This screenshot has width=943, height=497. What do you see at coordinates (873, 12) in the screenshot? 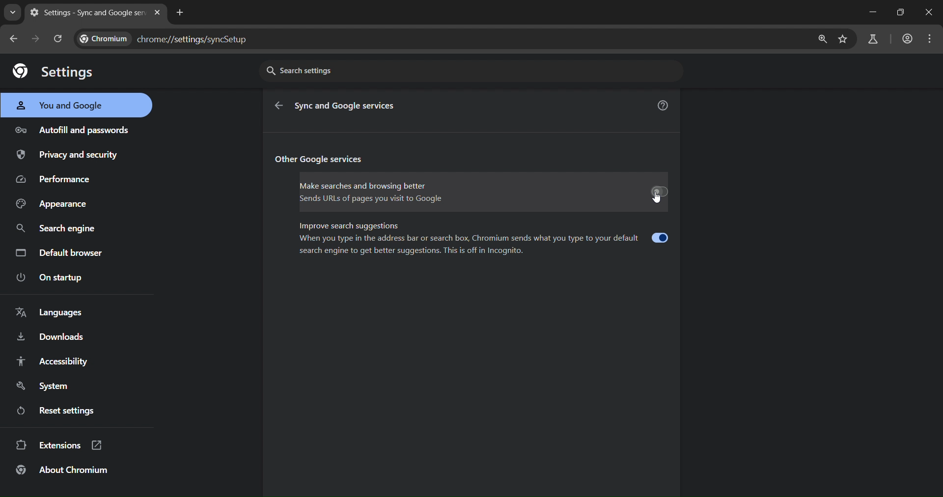
I see `minimize` at bounding box center [873, 12].